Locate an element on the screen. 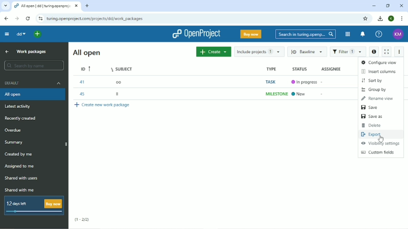 The height and width of the screenshot is (229, 408). Buy now is located at coordinates (251, 34).